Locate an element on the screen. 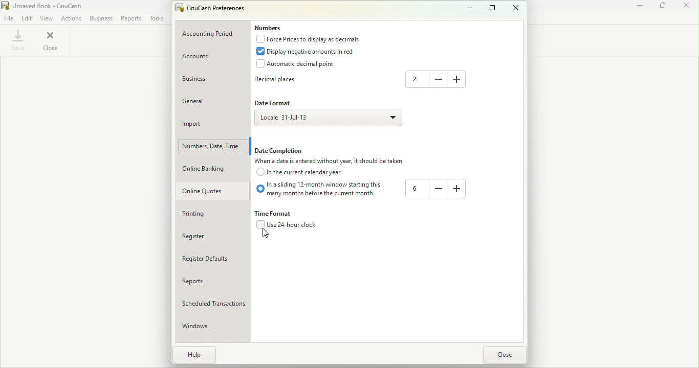 The height and width of the screenshot is (368, 699). Business is located at coordinates (101, 19).